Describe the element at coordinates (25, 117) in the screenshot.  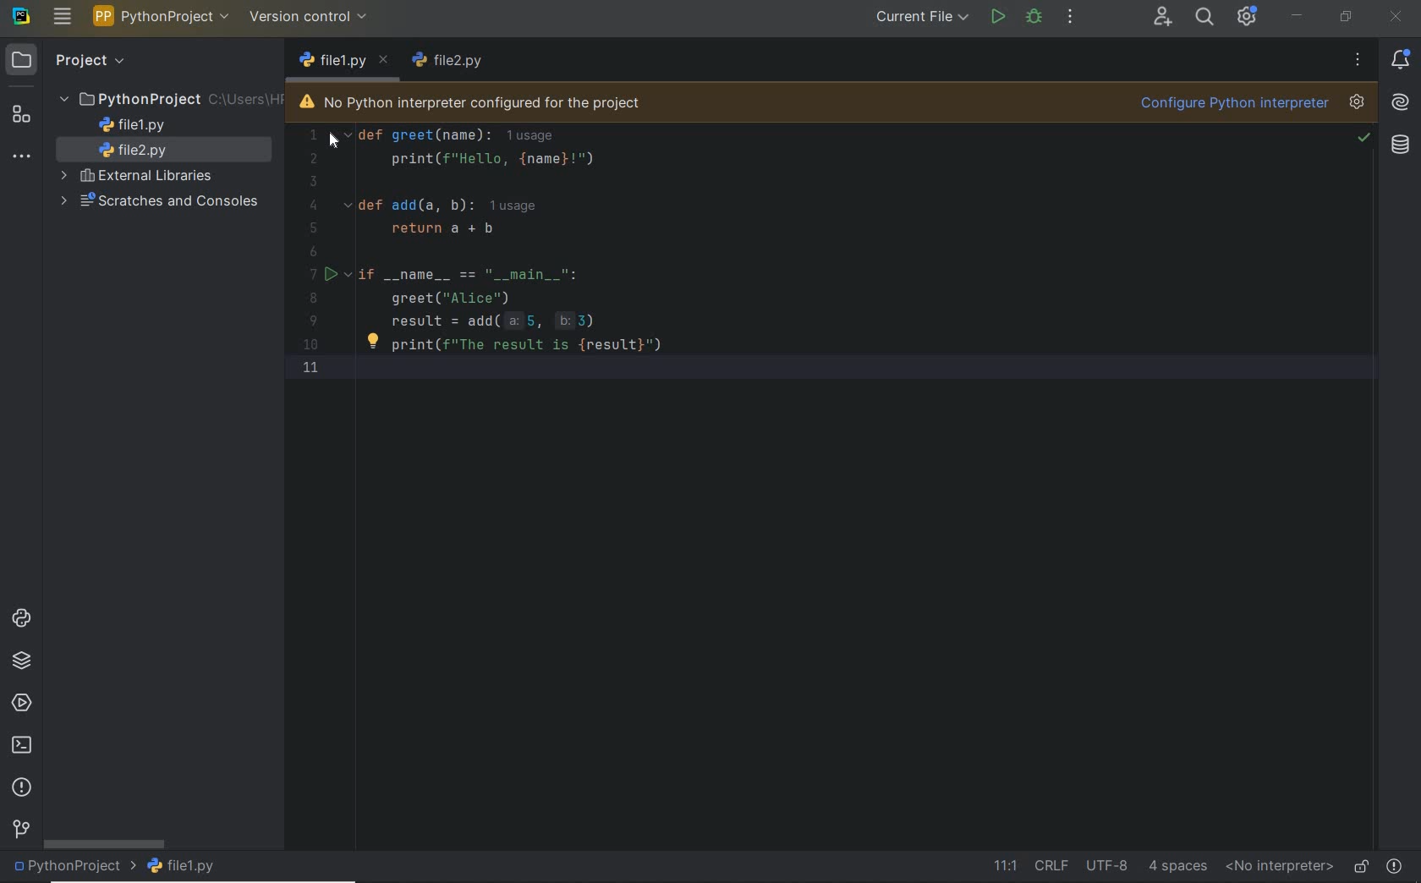
I see `structure` at that location.